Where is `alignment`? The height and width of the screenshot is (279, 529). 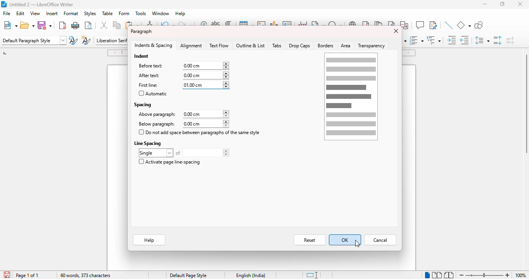 alignment is located at coordinates (192, 46).